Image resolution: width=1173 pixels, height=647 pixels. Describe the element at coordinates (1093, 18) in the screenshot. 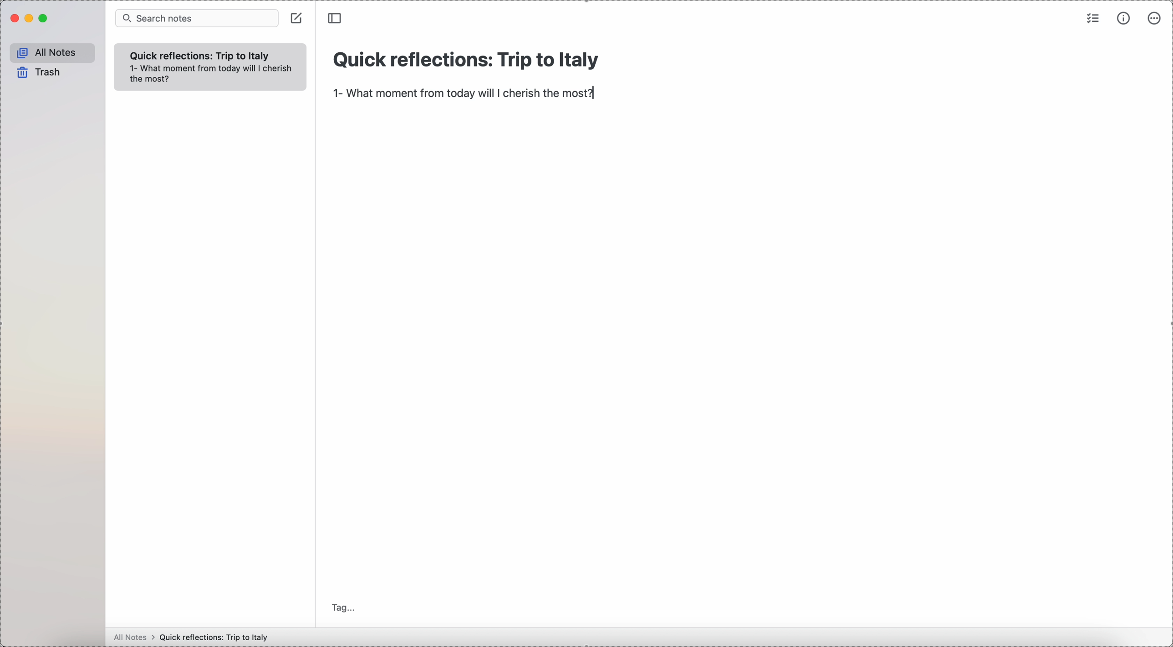

I see `check list` at that location.